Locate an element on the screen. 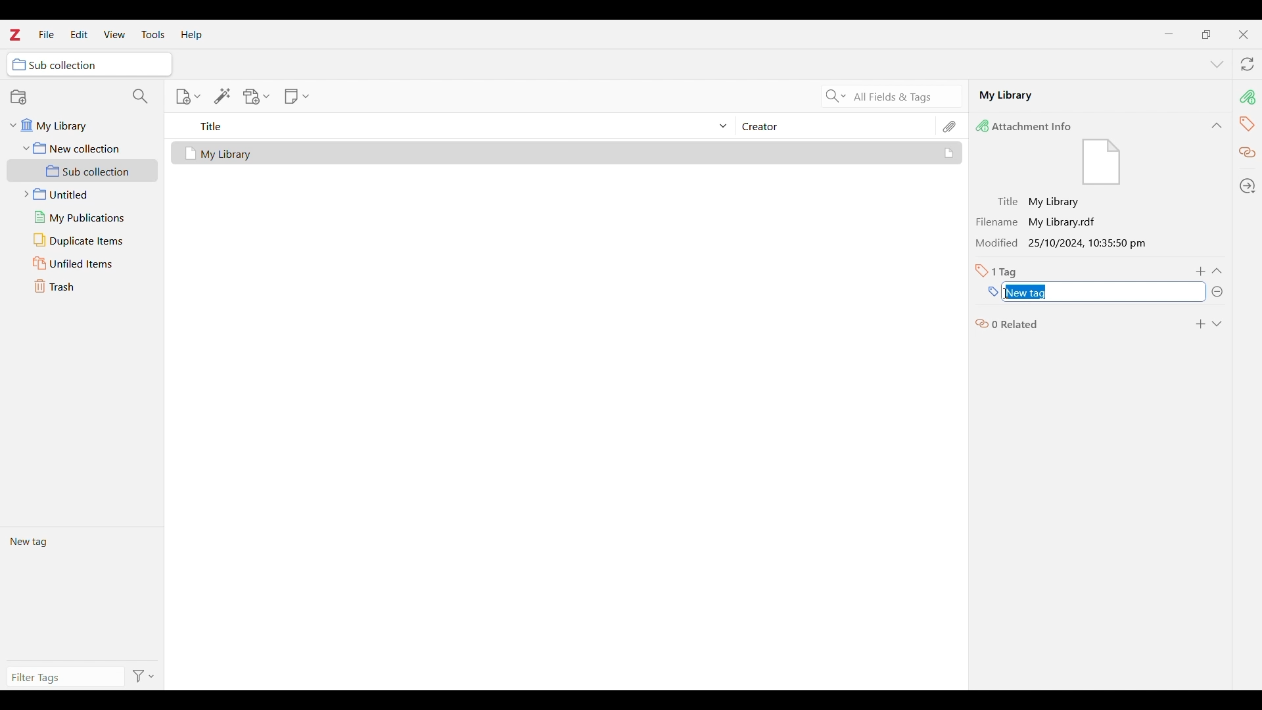  List all tabs is located at coordinates (1217, 65).